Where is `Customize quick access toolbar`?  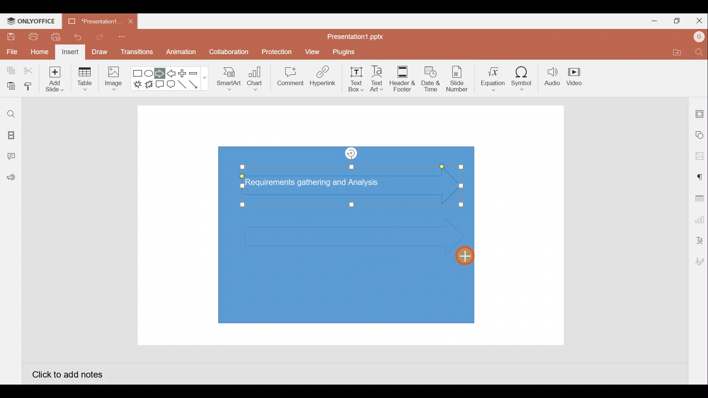
Customize quick access toolbar is located at coordinates (124, 39).